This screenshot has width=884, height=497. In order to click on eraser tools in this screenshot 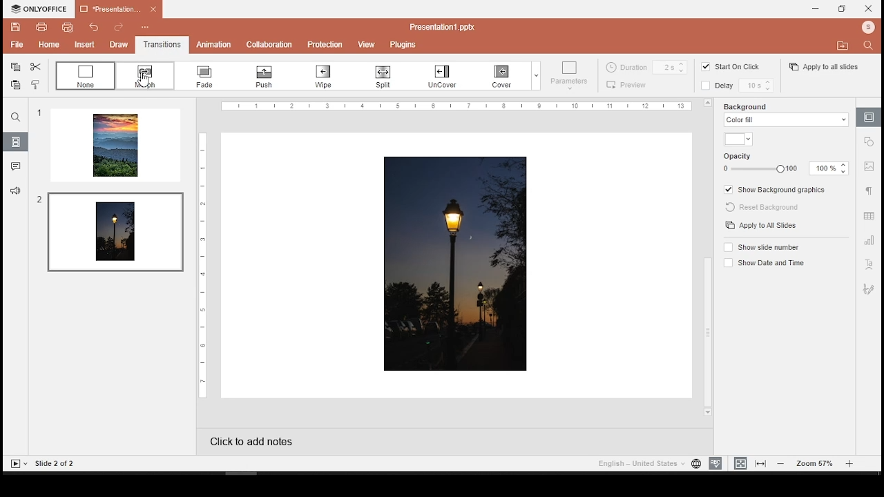, I will do `click(269, 77)`.